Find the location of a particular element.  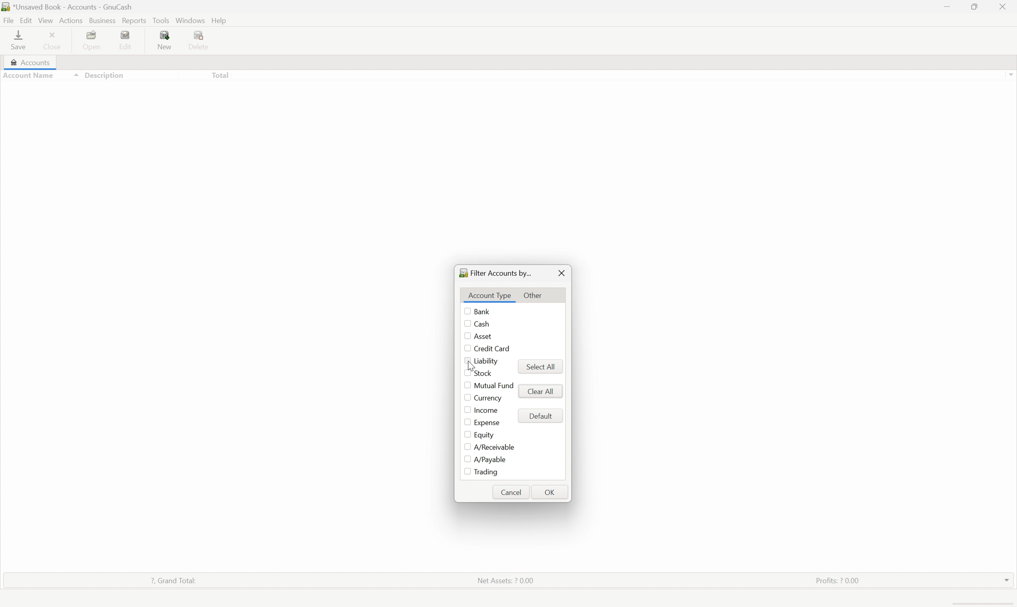

help is located at coordinates (220, 21).